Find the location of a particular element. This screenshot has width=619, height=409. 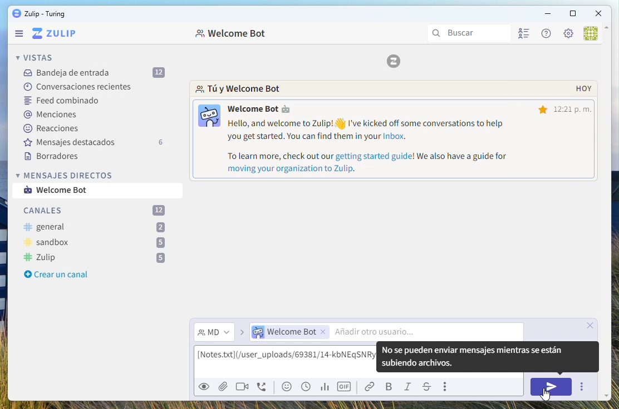

General is located at coordinates (94, 228).